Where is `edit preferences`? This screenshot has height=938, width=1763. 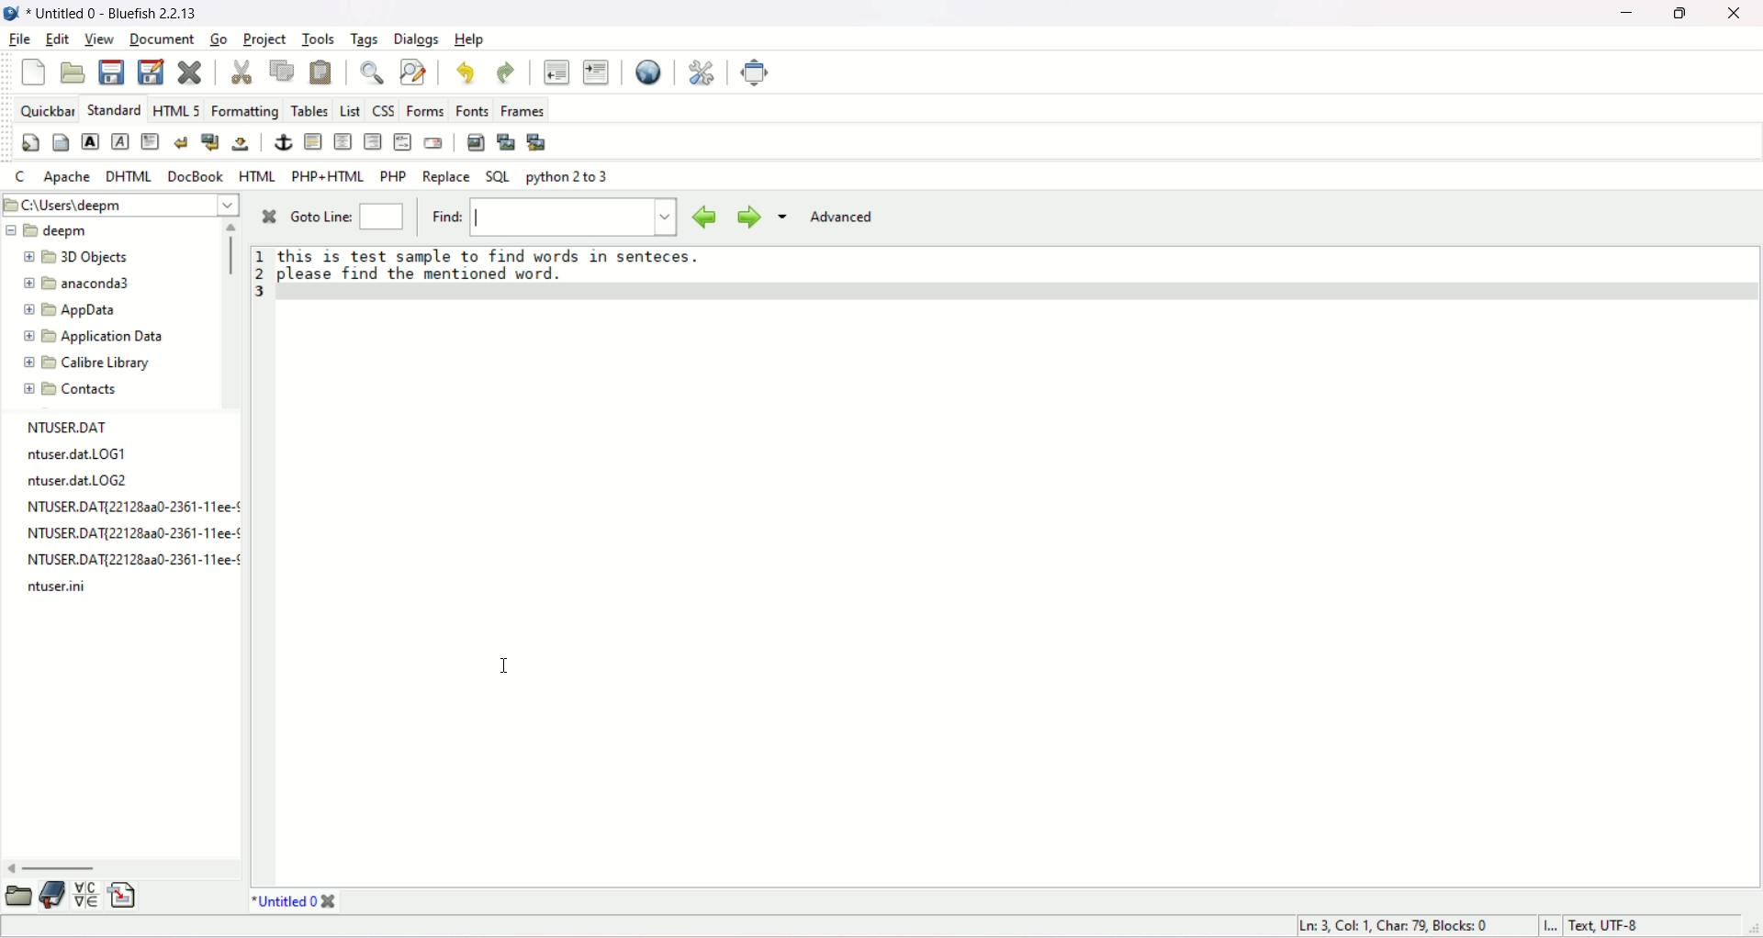
edit preferences is located at coordinates (703, 71).